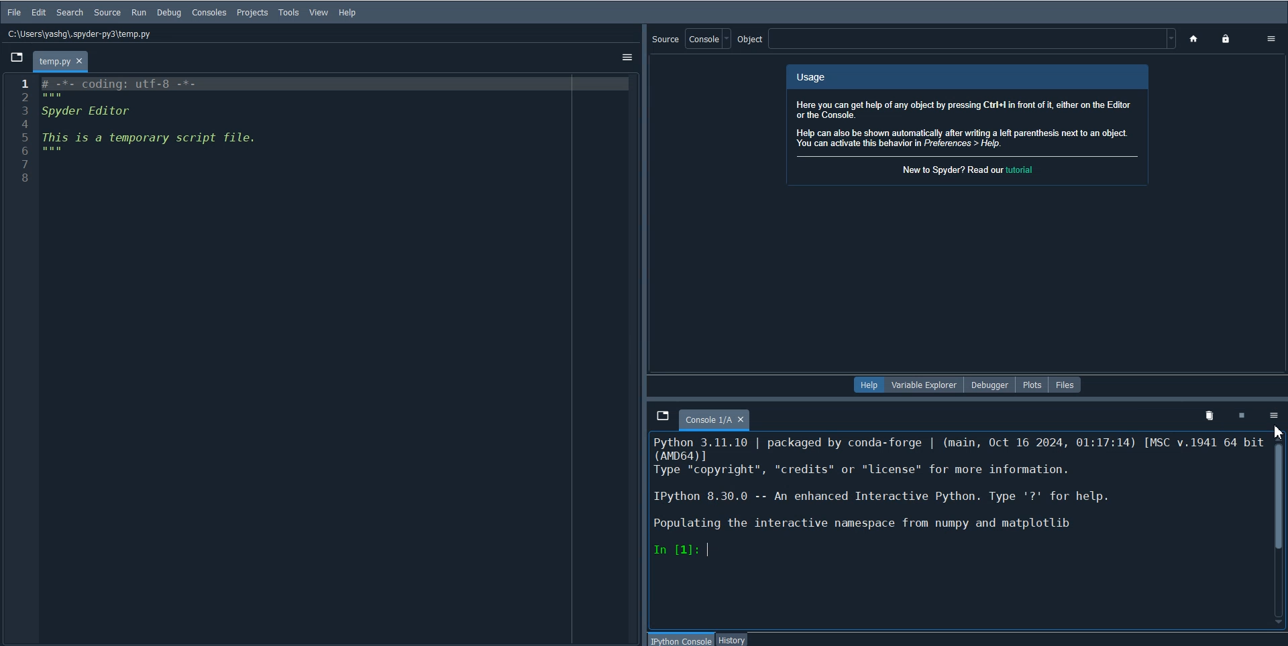 The width and height of the screenshot is (1288, 646). I want to click on Browse tab, so click(16, 57).